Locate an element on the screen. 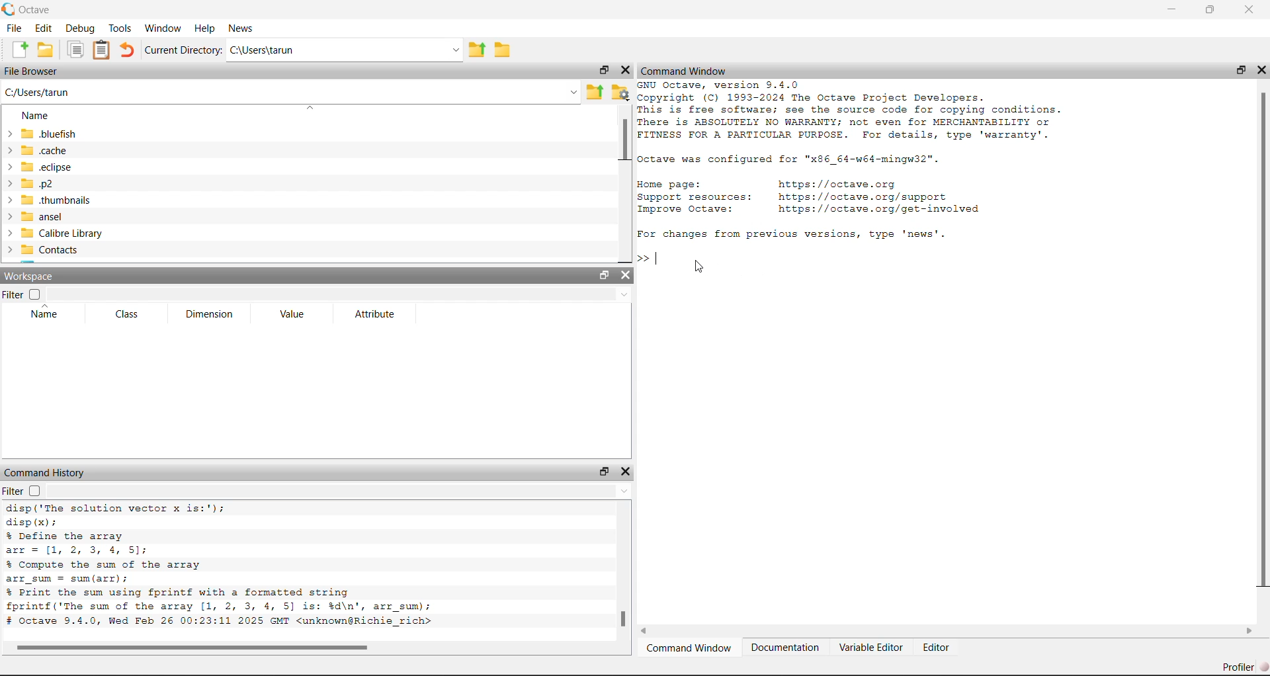 This screenshot has width=1270, height=676. Browse directories is located at coordinates (502, 48).